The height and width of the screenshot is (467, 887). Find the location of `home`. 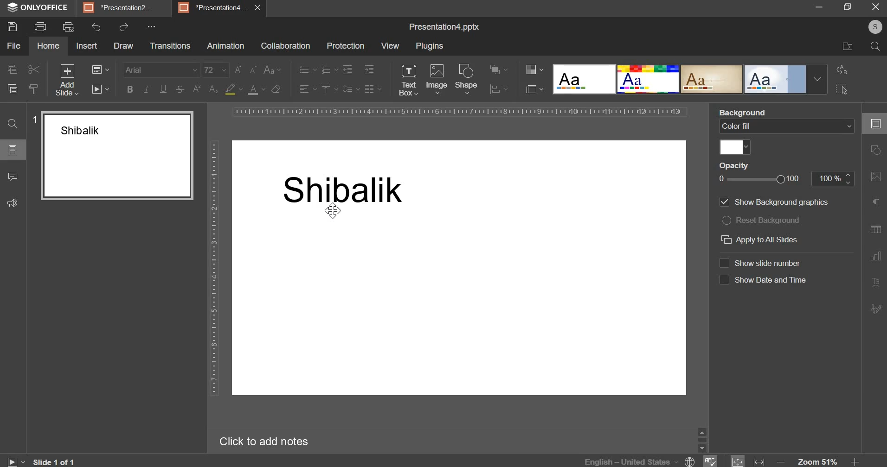

home is located at coordinates (48, 45).